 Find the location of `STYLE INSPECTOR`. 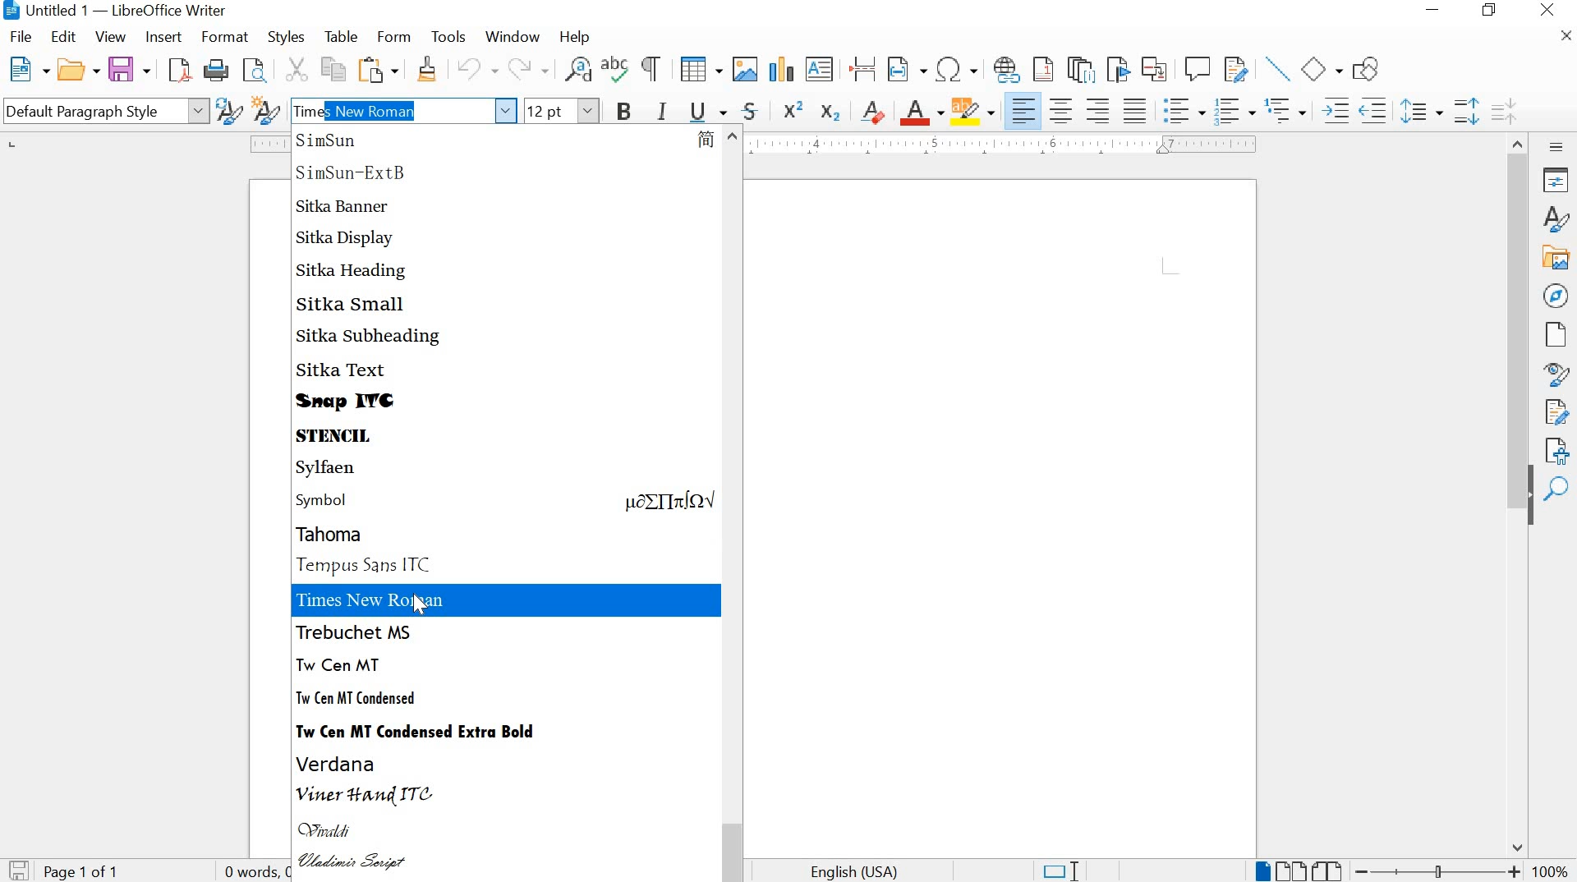

STYLE INSPECTOR is located at coordinates (1556, 373).